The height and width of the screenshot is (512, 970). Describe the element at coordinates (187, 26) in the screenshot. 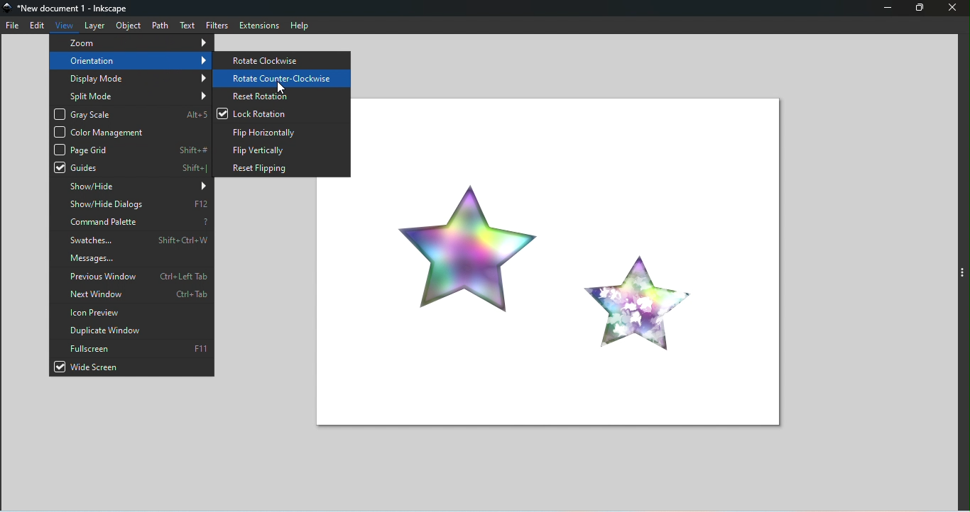

I see `Text` at that location.